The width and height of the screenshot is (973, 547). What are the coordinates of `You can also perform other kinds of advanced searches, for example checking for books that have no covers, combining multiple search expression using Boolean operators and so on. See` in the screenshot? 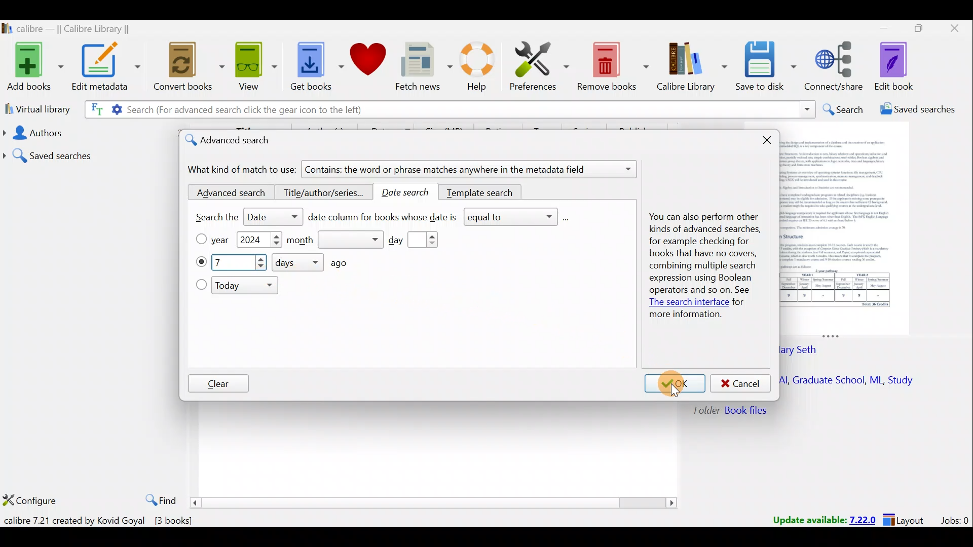 It's located at (702, 255).